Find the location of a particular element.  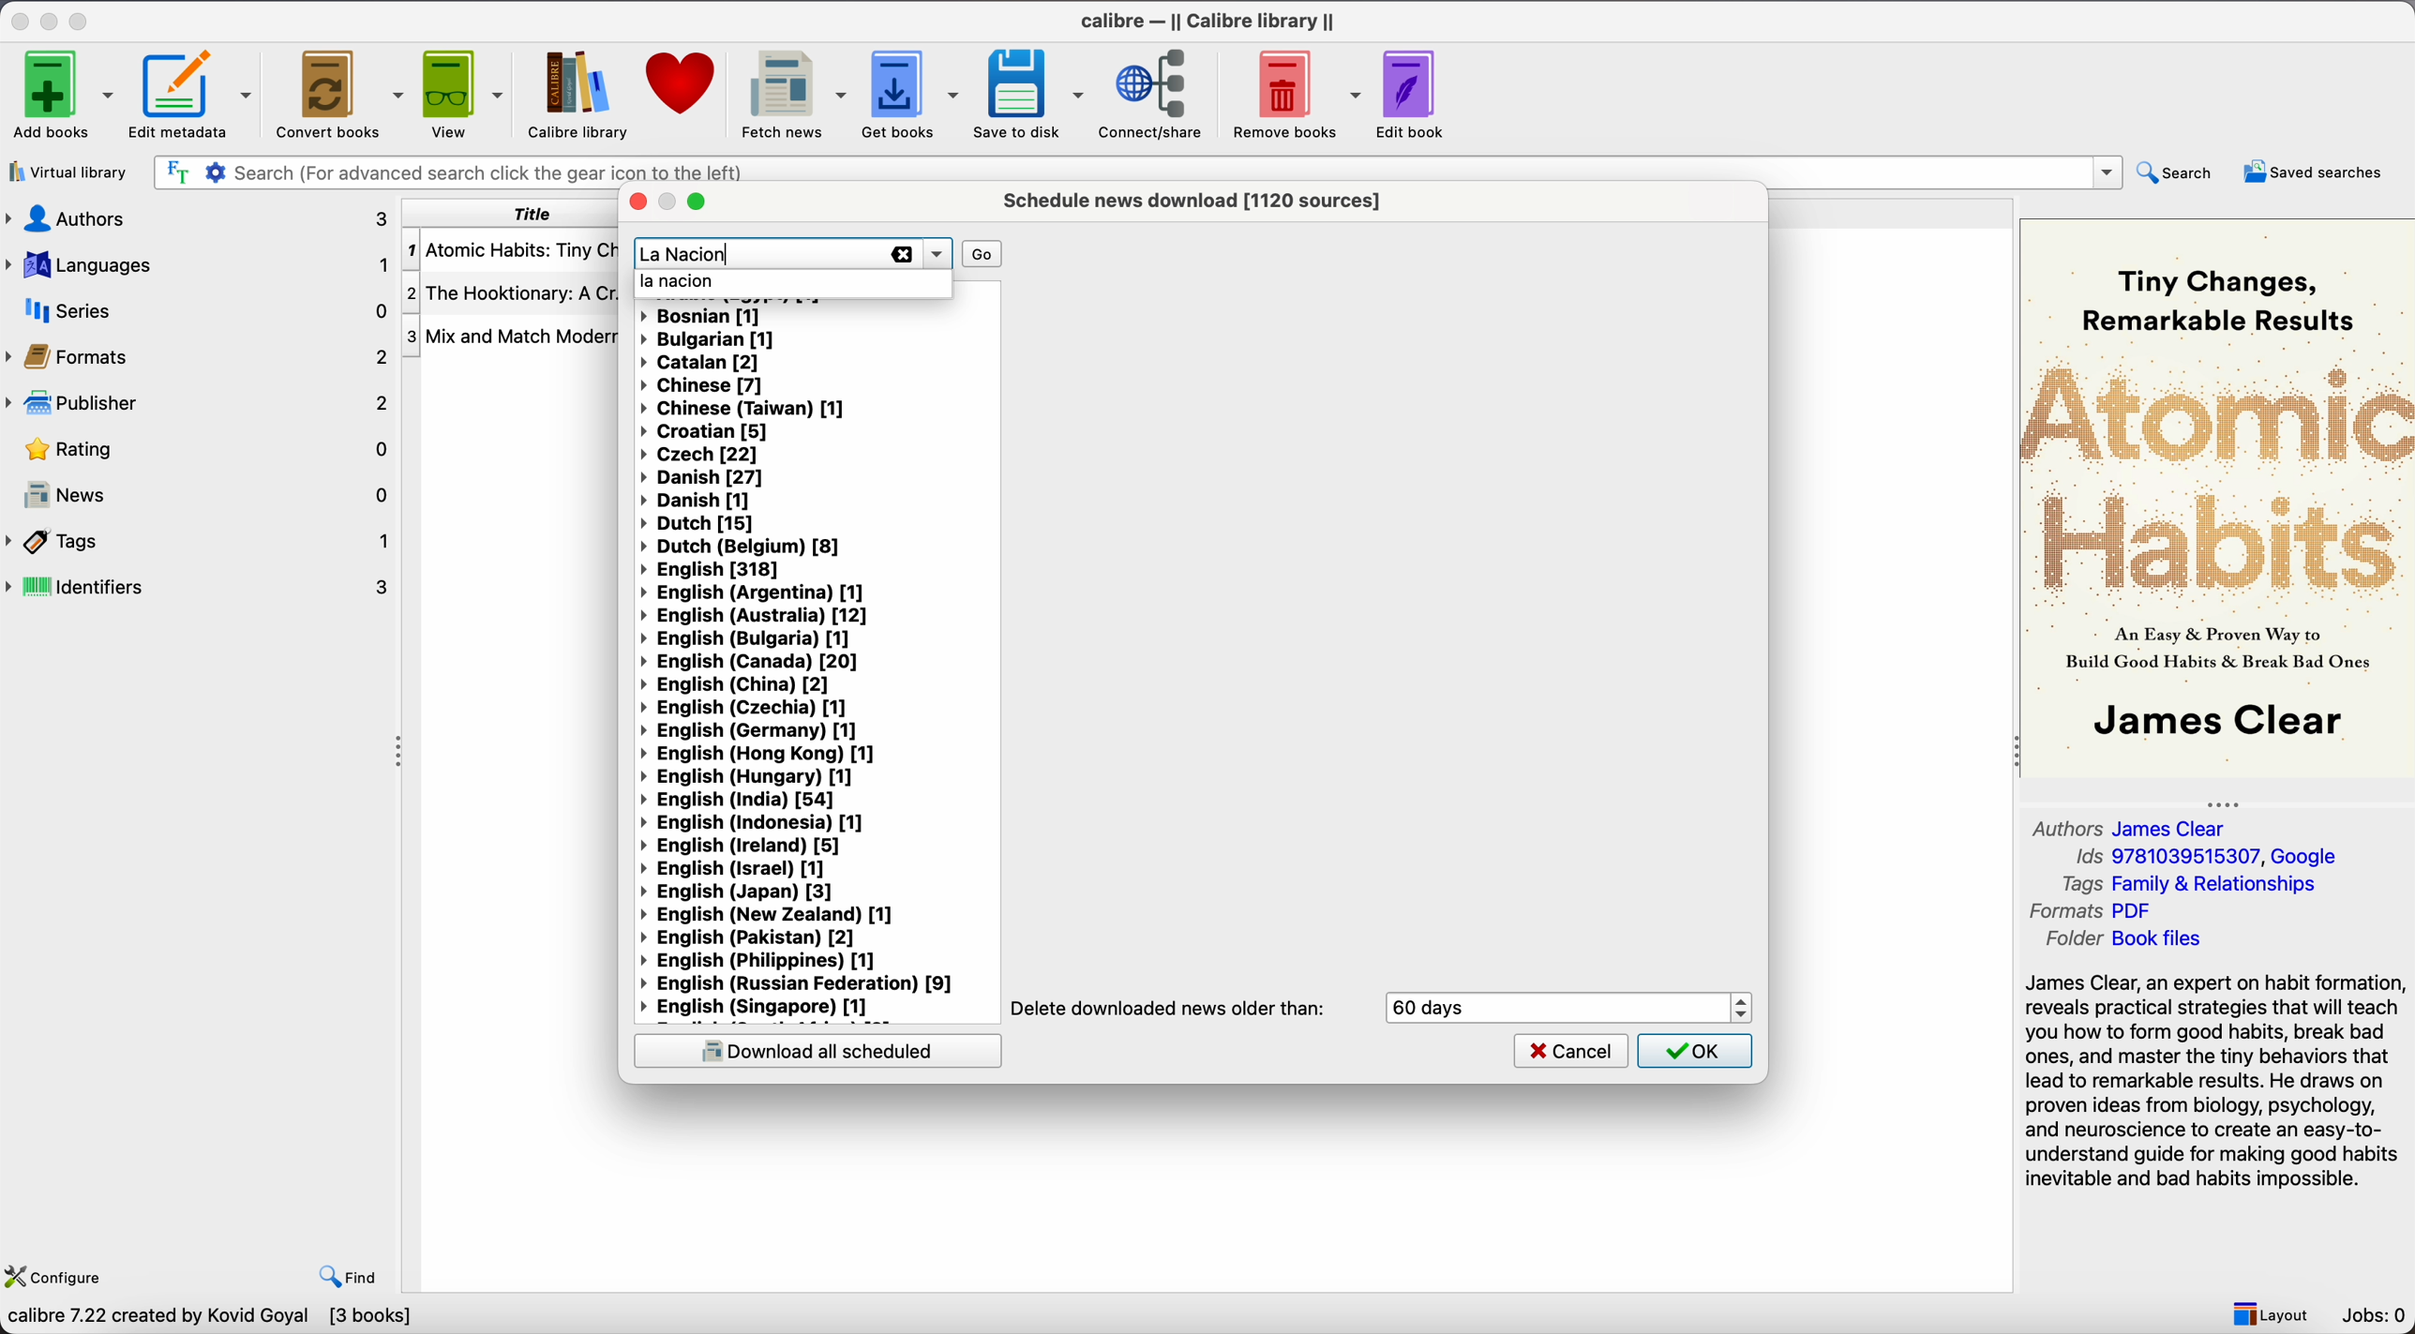

view is located at coordinates (461, 94).